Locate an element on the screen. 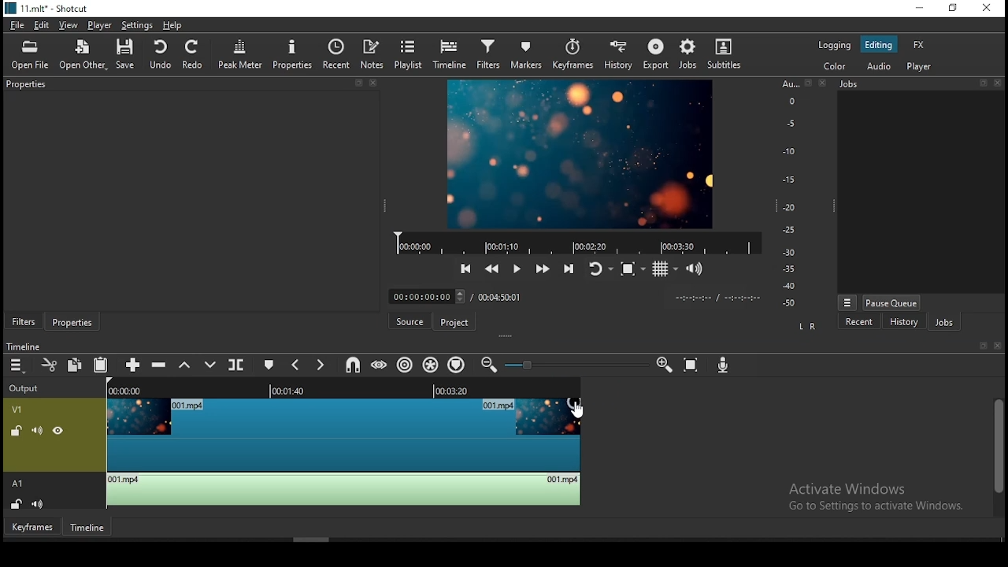 This screenshot has width=1008, height=567. logging is located at coordinates (835, 43).